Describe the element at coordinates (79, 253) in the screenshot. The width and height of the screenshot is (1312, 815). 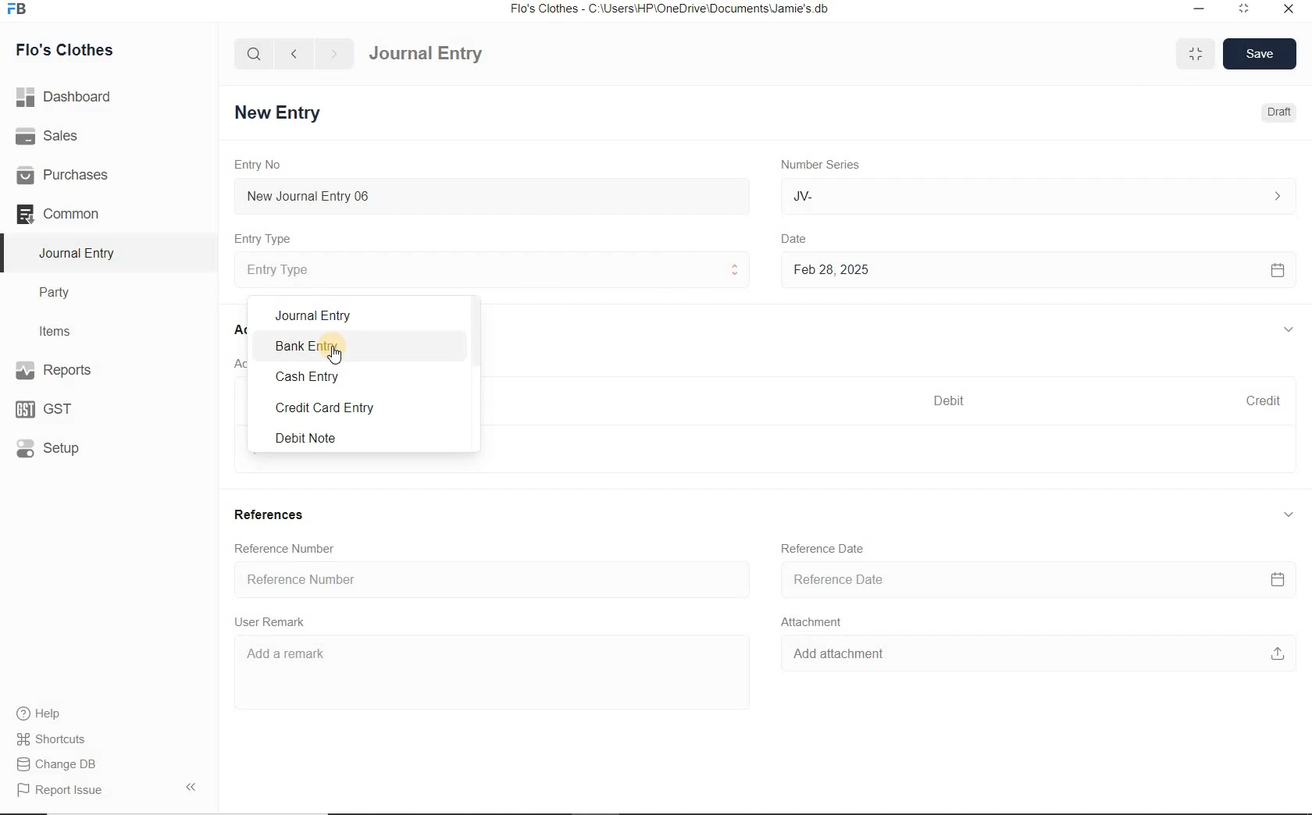
I see `Journal Entry` at that location.